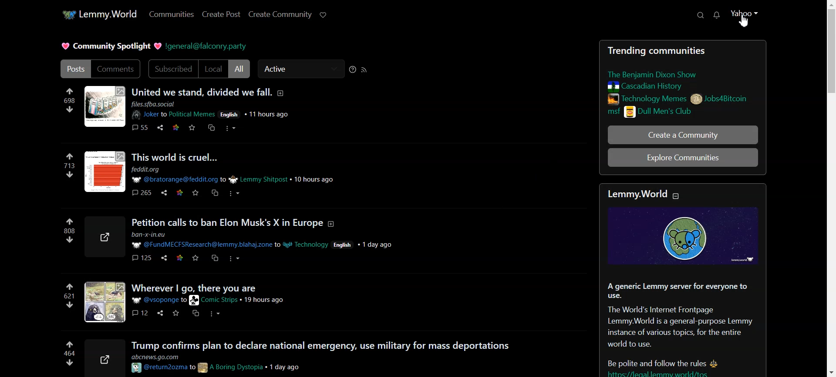 This screenshot has height=377, width=836. Describe the element at coordinates (140, 315) in the screenshot. I see `comments` at that location.